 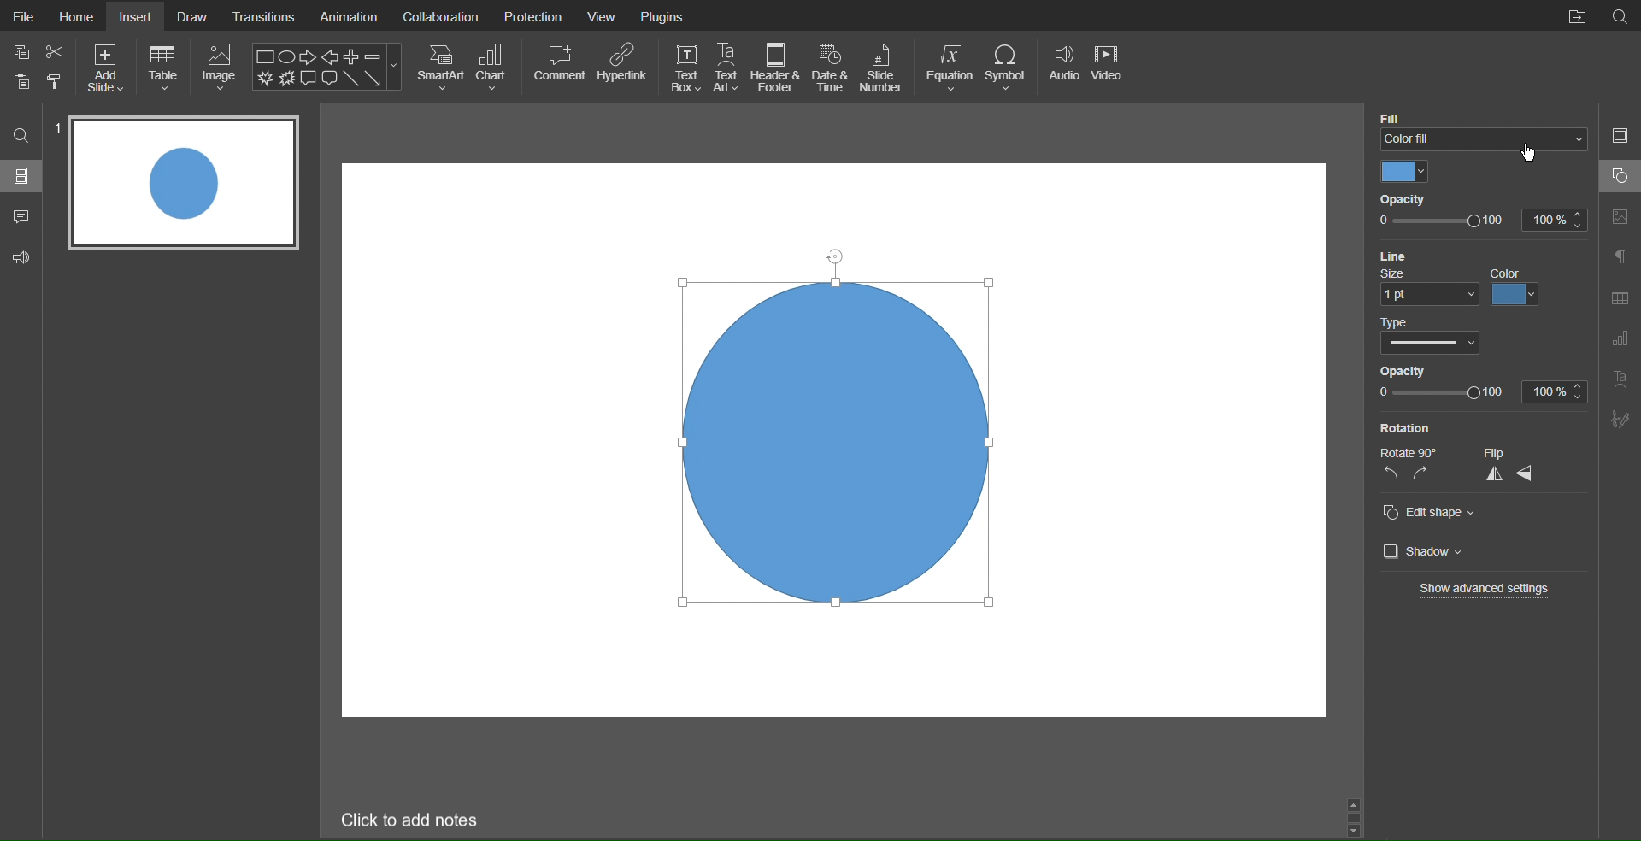 What do you see at coordinates (24, 177) in the screenshot?
I see `Slides` at bounding box center [24, 177].